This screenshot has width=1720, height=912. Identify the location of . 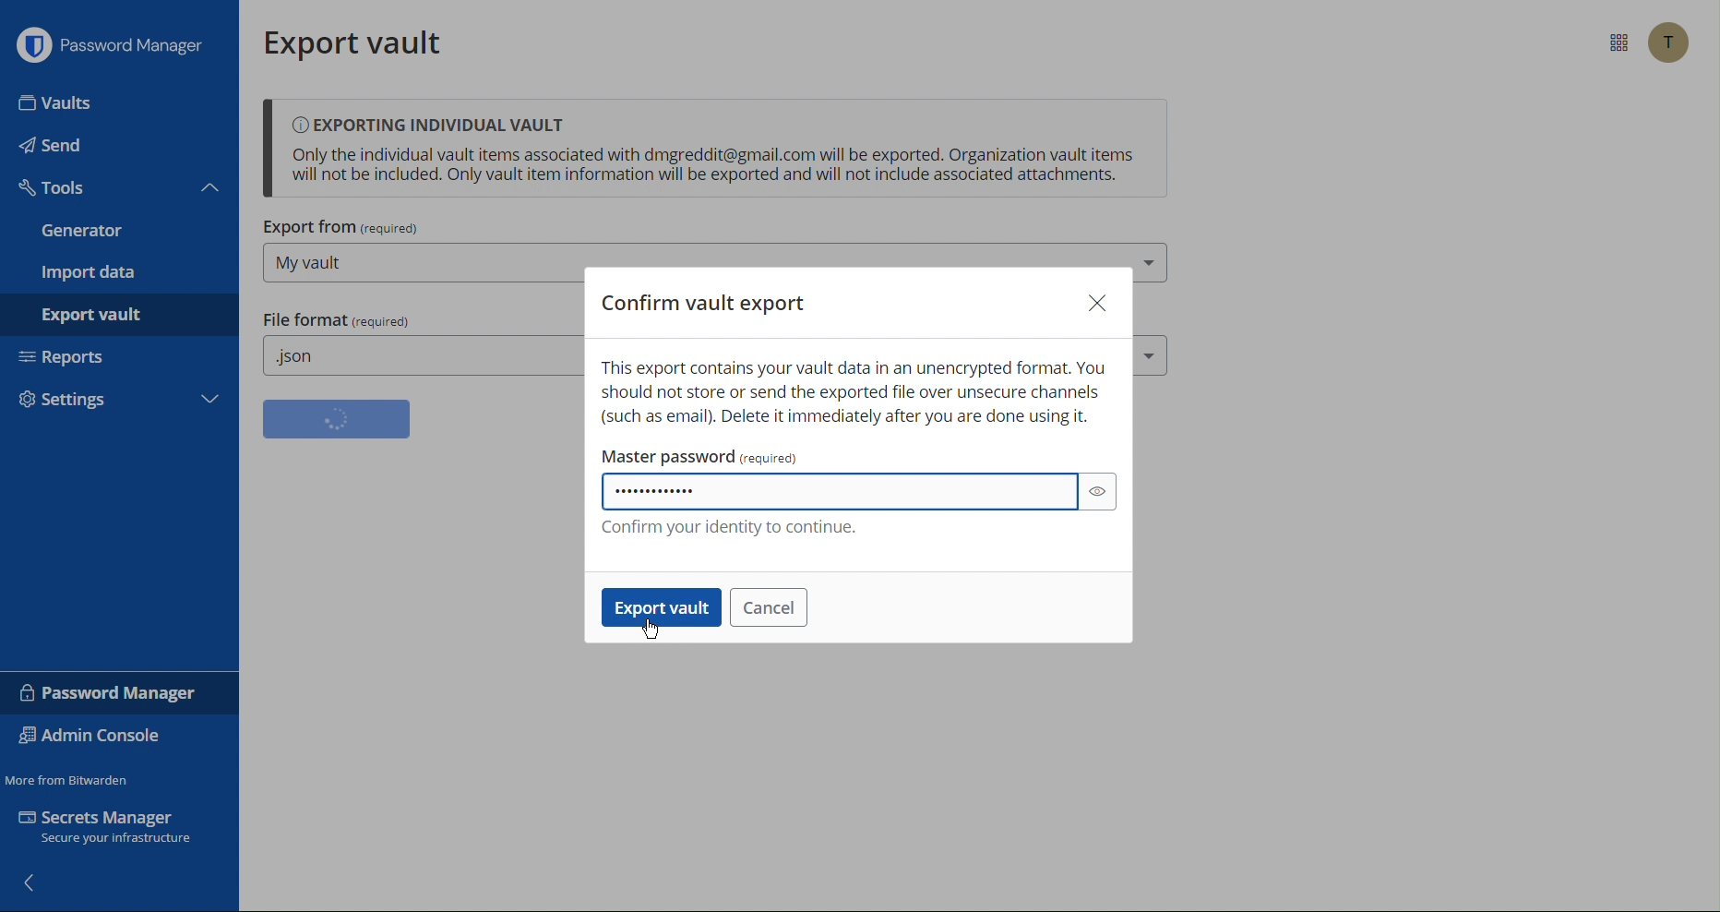
(116, 101).